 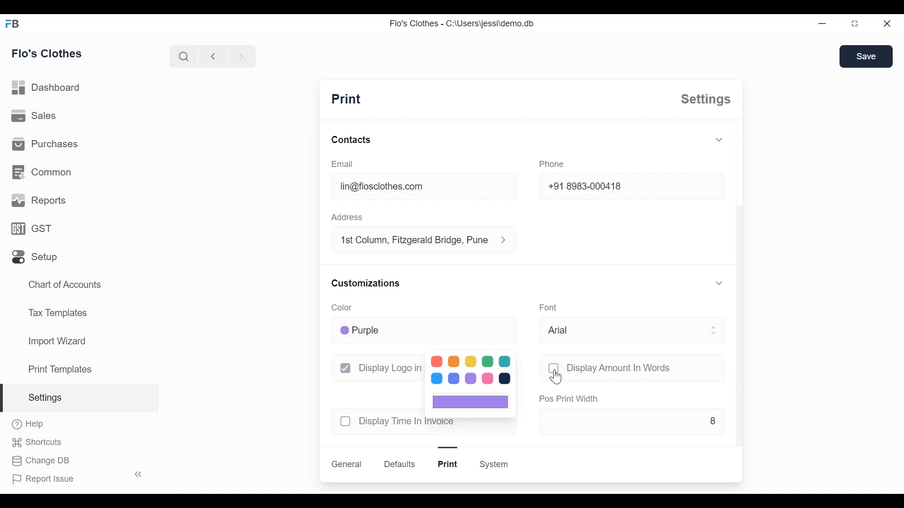 I want to click on import wizard, so click(x=56, y=341).